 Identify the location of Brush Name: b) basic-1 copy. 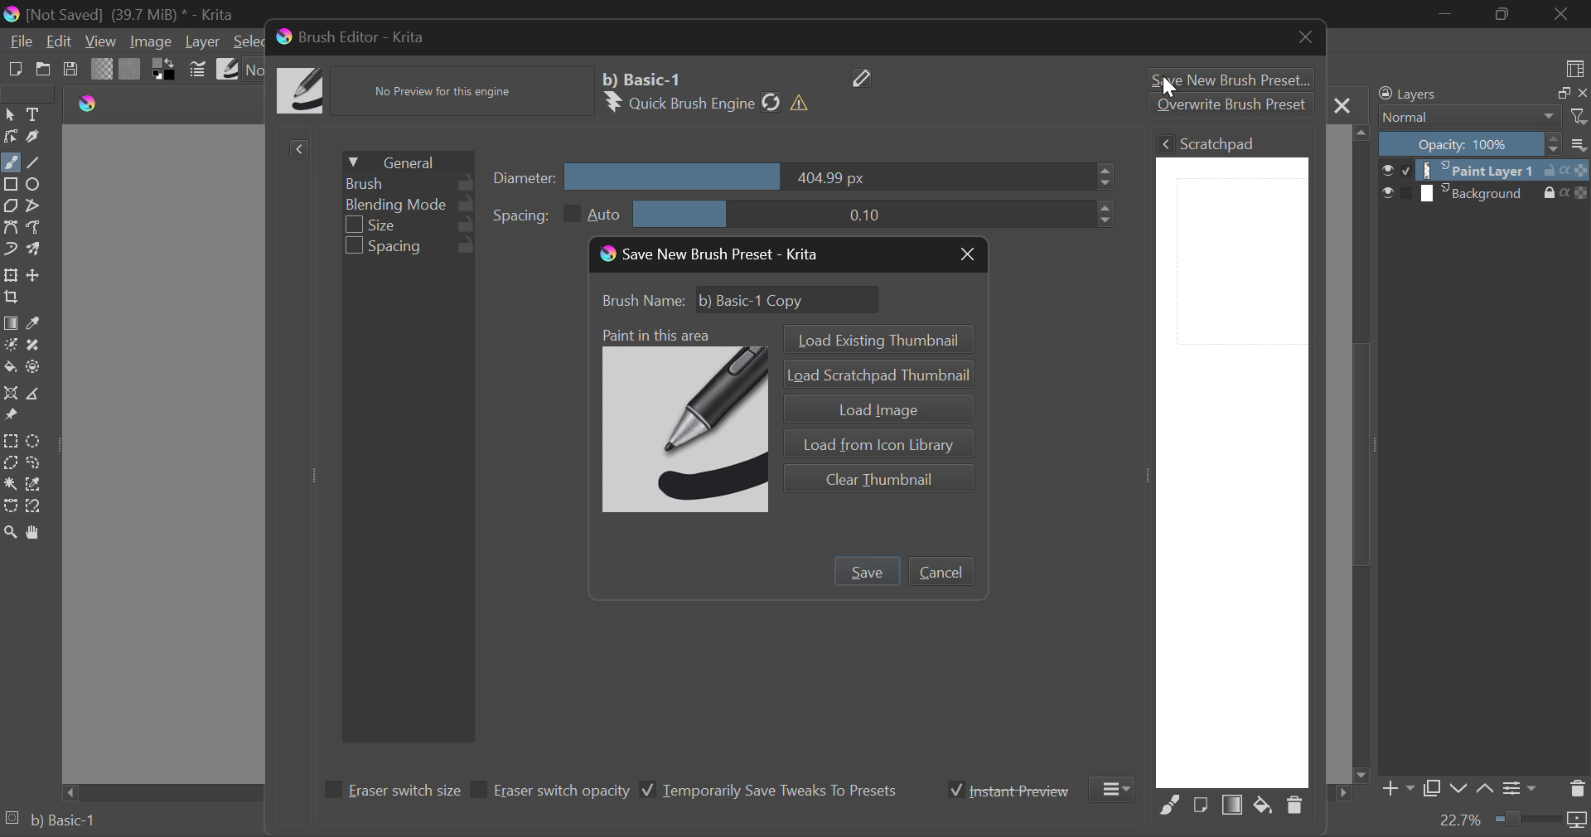
(744, 300).